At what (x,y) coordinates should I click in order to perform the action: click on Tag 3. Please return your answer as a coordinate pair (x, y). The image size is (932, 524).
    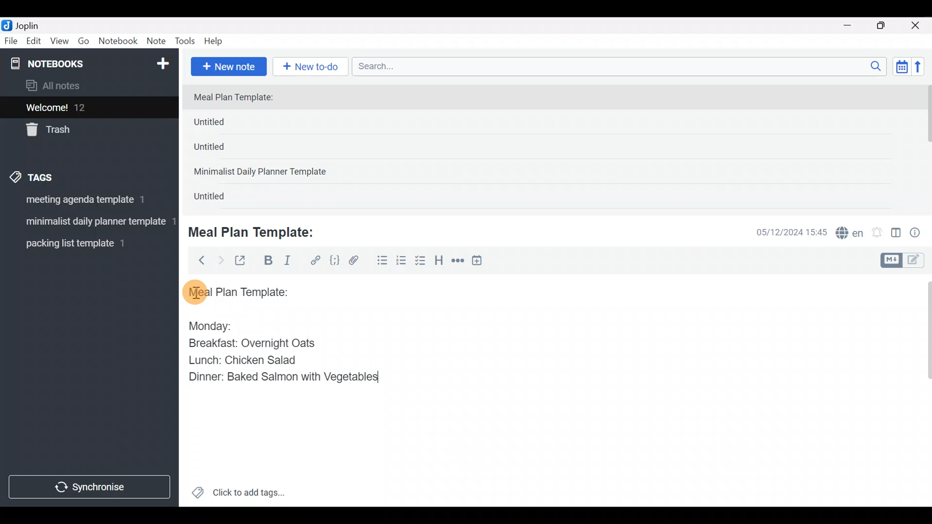
    Looking at the image, I should click on (86, 243).